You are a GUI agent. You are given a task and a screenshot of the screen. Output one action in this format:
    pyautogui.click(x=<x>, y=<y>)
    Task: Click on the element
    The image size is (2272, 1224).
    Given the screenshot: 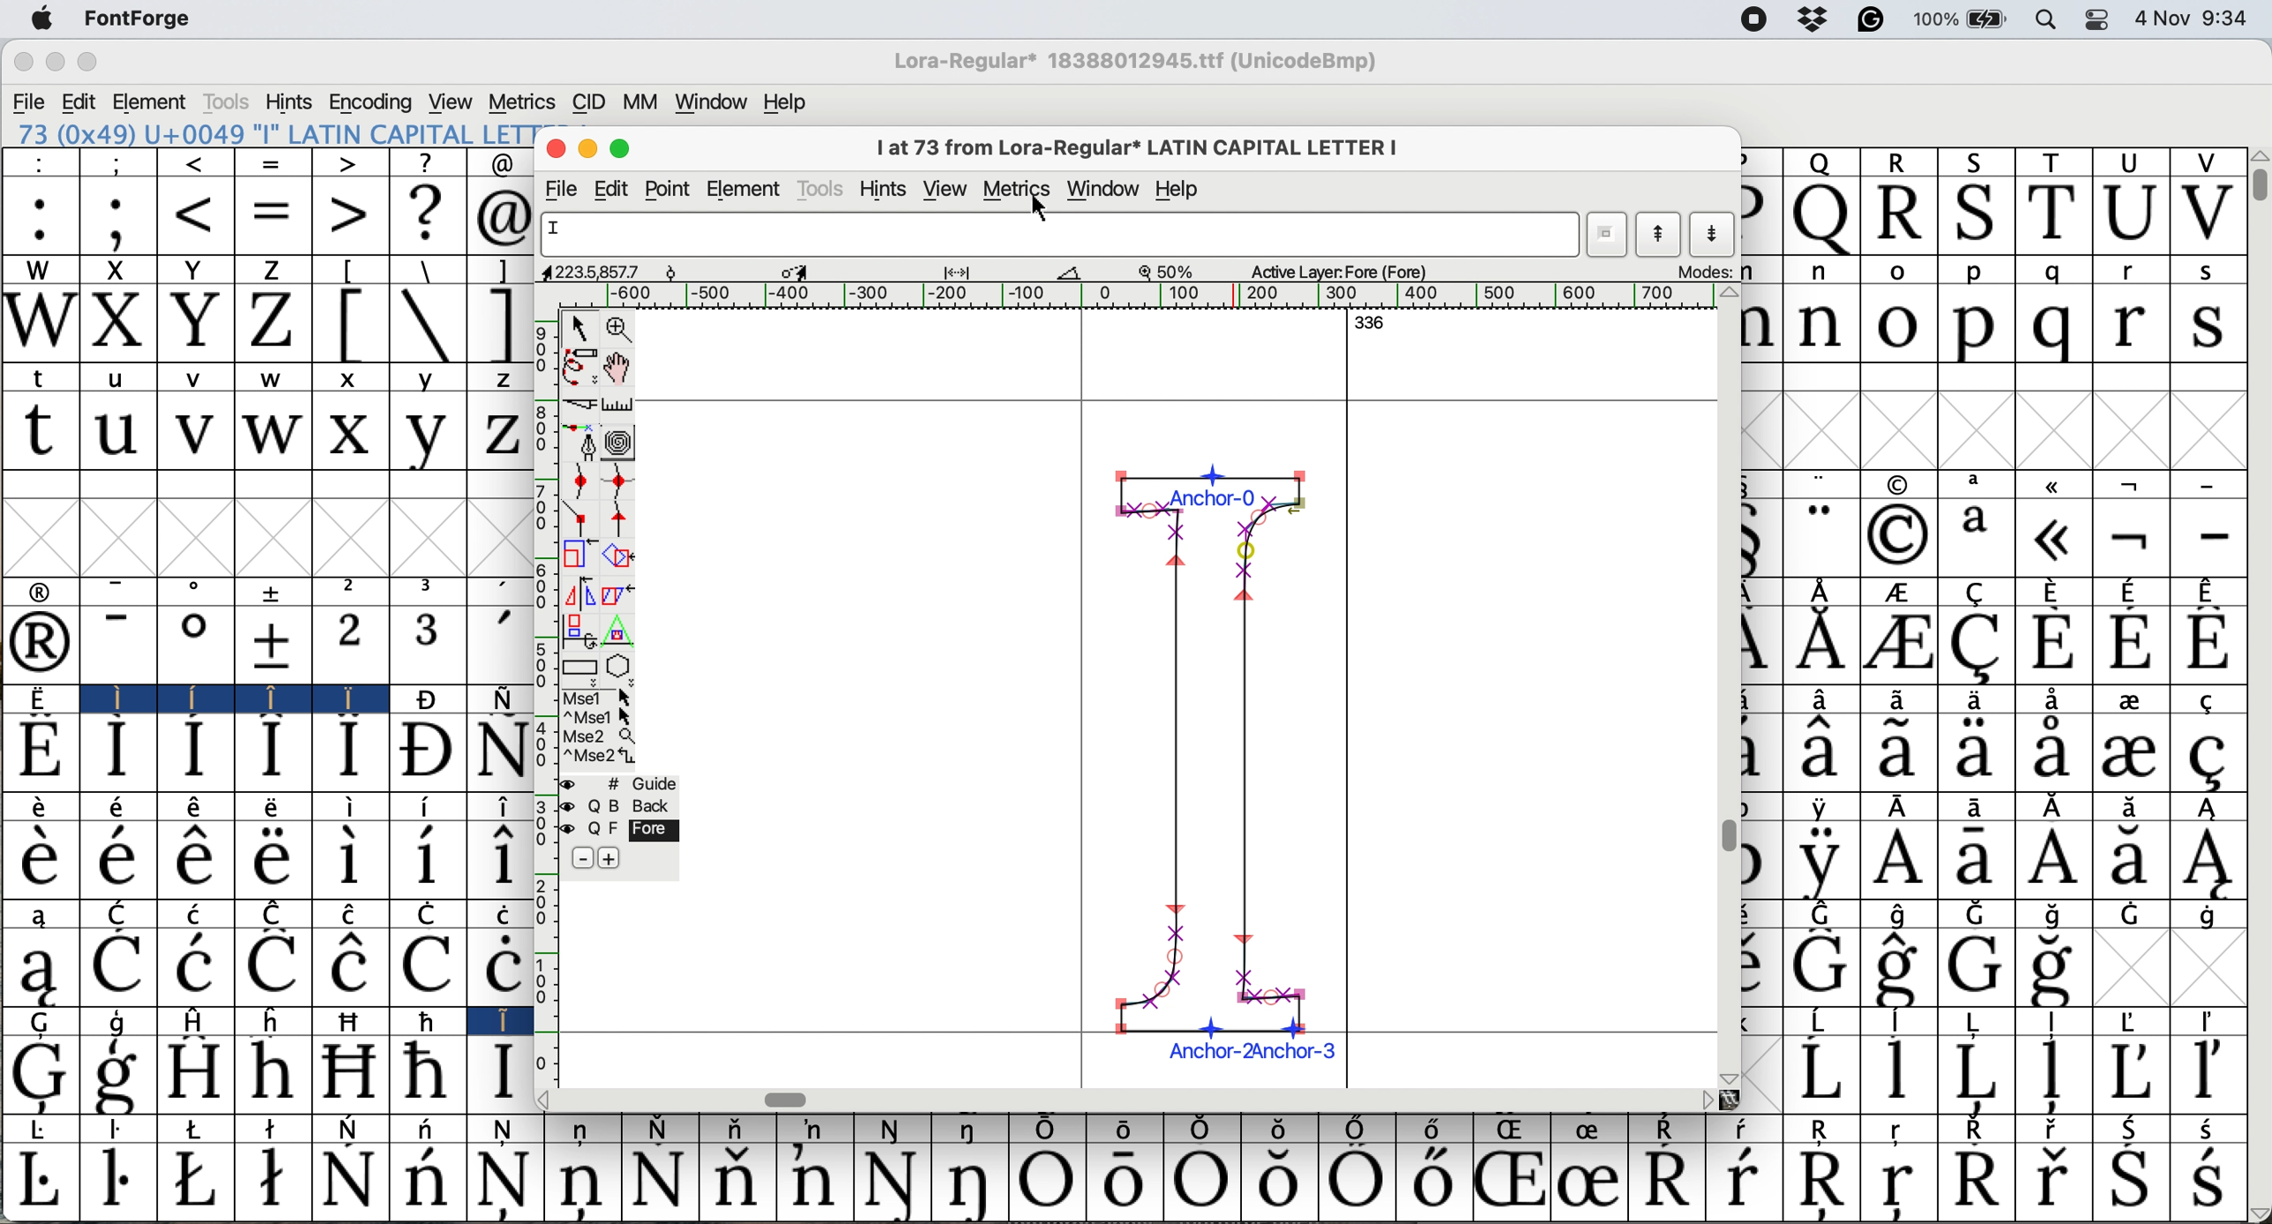 What is the action you would take?
    pyautogui.click(x=745, y=187)
    